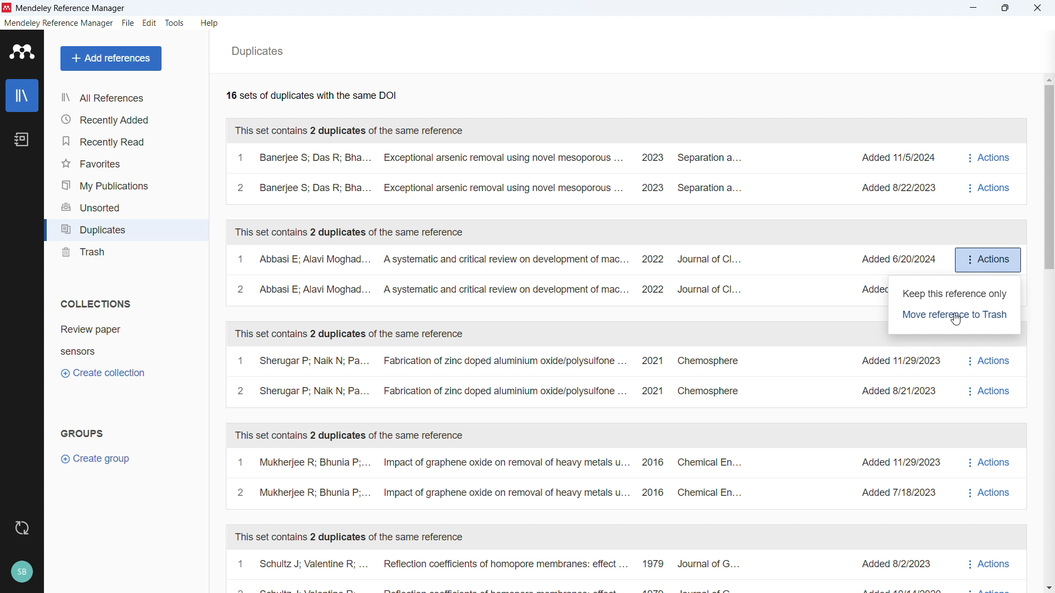 This screenshot has width=1055, height=593. What do you see at coordinates (351, 132) in the screenshot?
I see `This set contains 2 duplicates of the same reference` at bounding box center [351, 132].